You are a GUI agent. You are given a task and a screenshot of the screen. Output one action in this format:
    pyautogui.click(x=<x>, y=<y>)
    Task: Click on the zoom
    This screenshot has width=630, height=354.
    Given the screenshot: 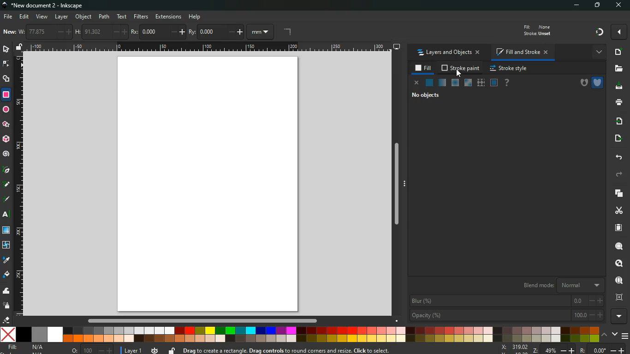 What is the action you would take?
    pyautogui.click(x=559, y=349)
    